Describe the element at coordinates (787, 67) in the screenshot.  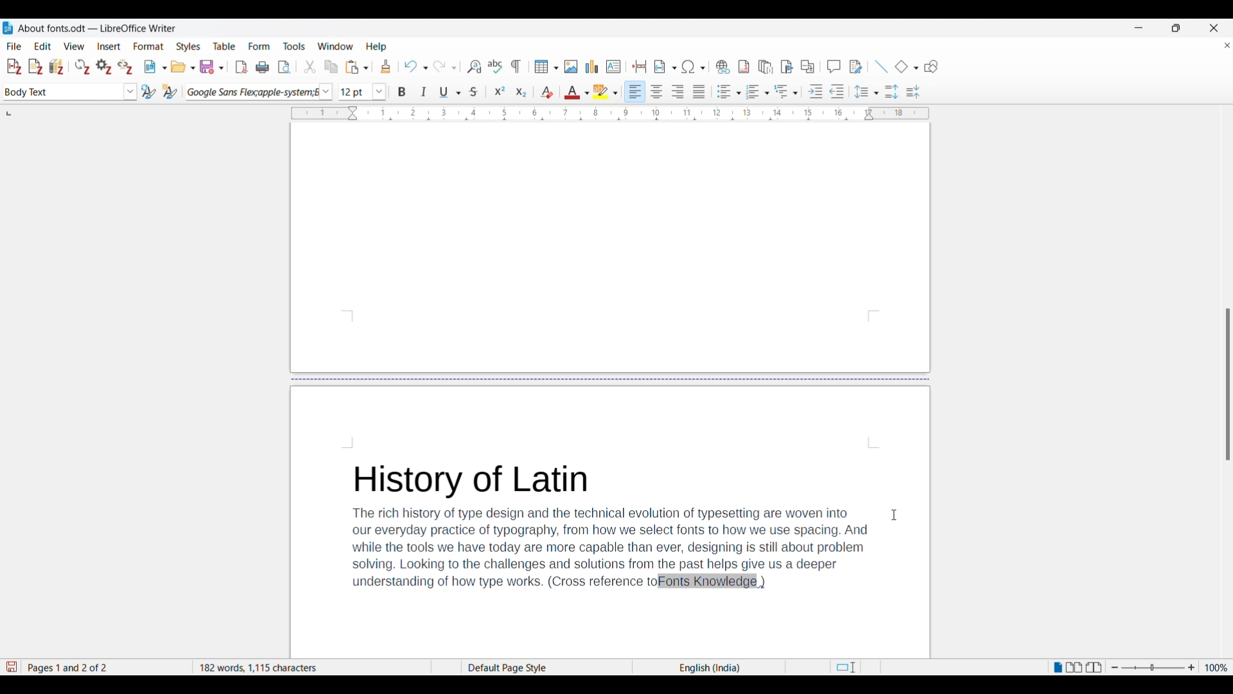
I see `Insert bookmark` at that location.